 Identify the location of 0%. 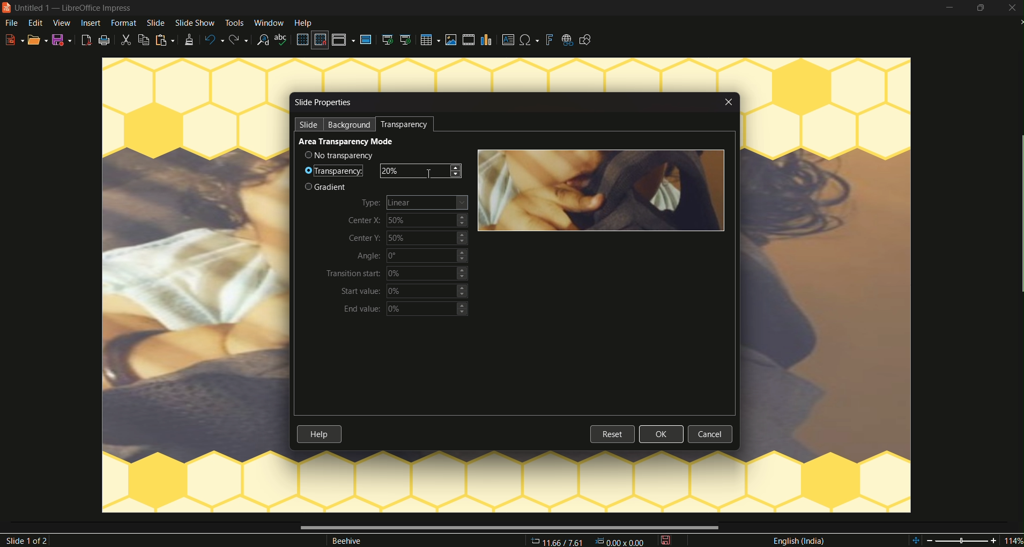
(426, 291).